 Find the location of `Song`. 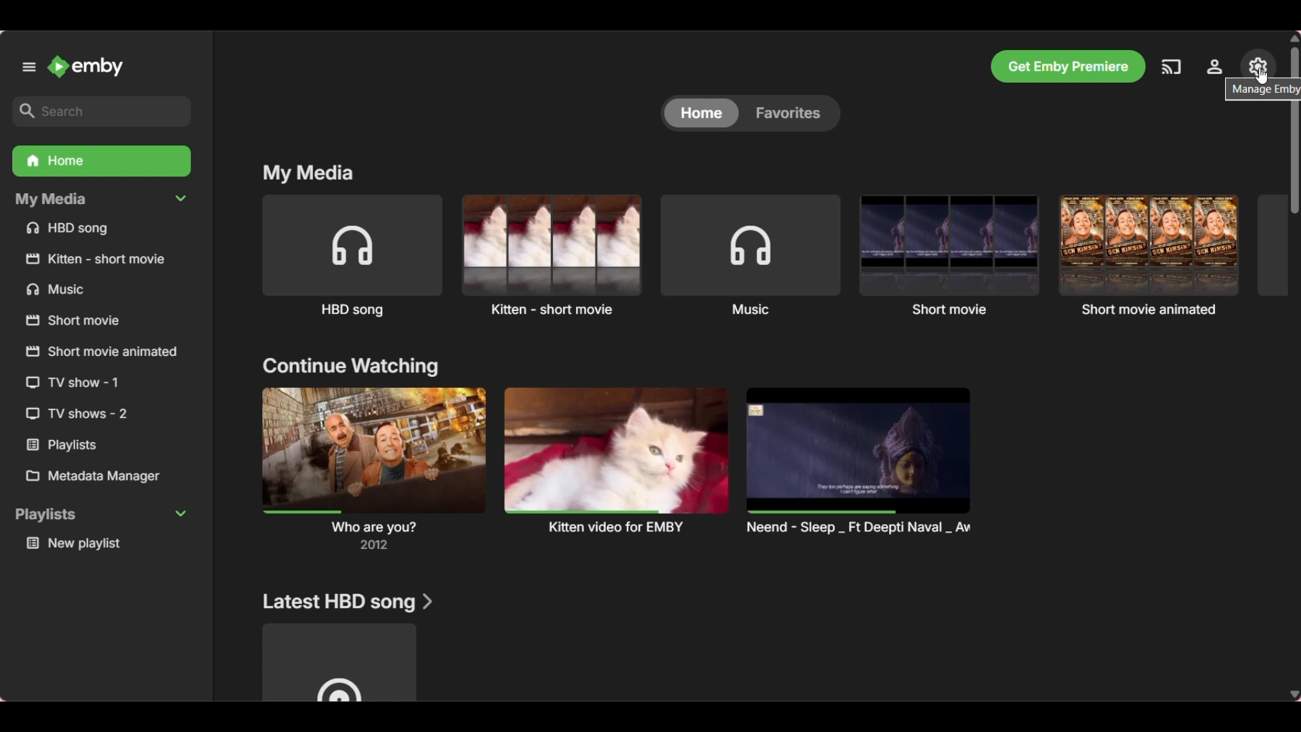

Song is located at coordinates (102, 228).